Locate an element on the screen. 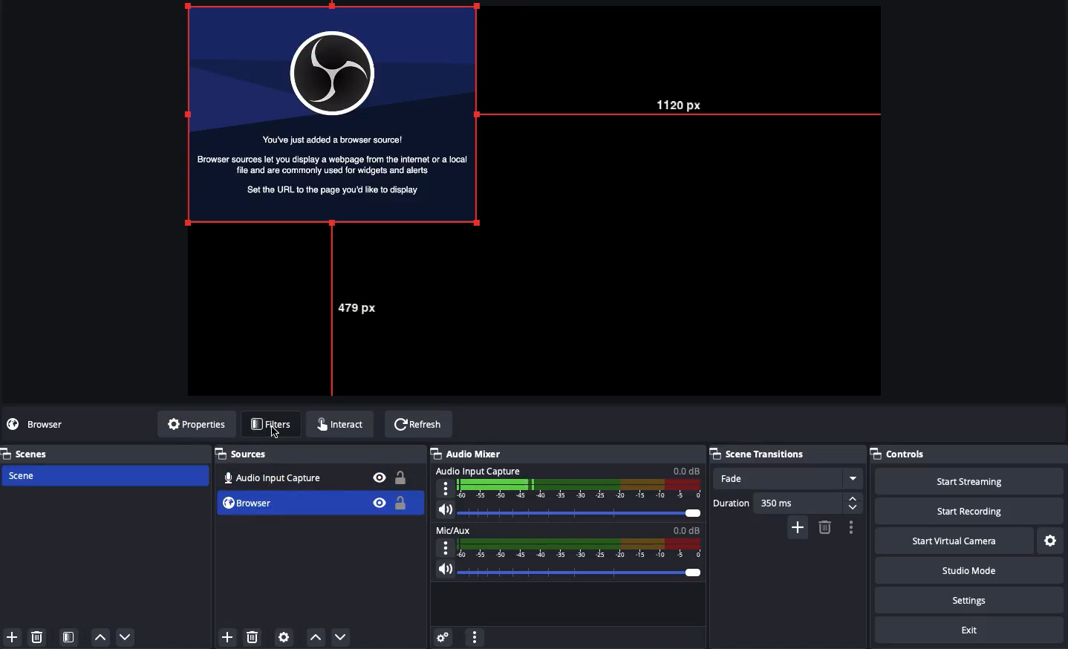 This screenshot has height=649, width=1068. Source preferences is located at coordinates (285, 636).